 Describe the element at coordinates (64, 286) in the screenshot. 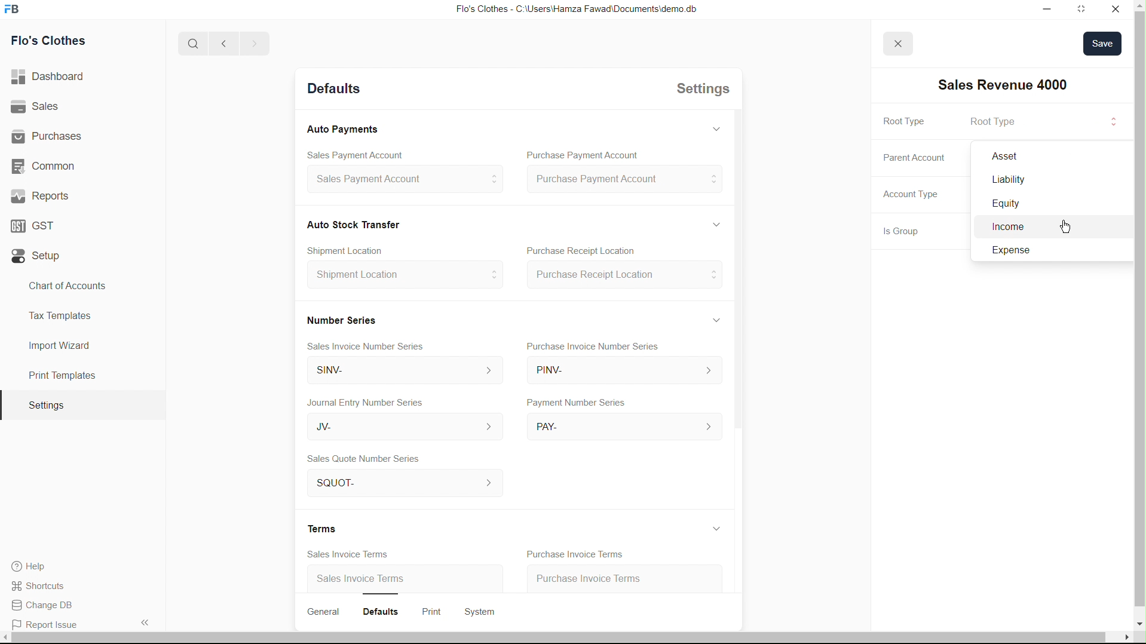

I see `Chart of Accounts` at that location.